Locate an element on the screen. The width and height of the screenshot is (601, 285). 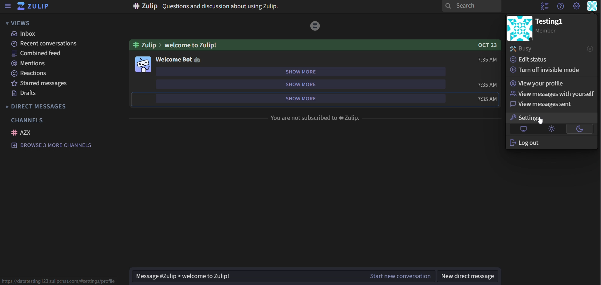
7:35AM is located at coordinates (484, 85).